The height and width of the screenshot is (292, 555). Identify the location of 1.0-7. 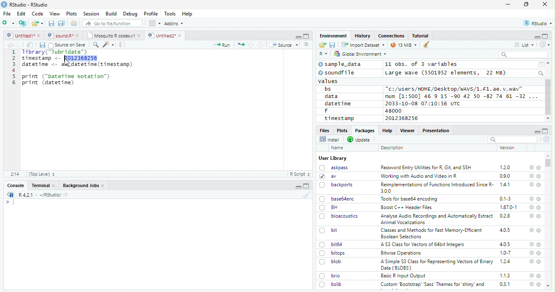
(506, 253).